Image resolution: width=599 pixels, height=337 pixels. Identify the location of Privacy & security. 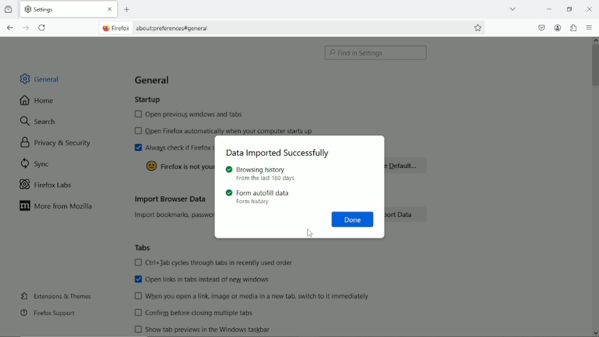
(59, 142).